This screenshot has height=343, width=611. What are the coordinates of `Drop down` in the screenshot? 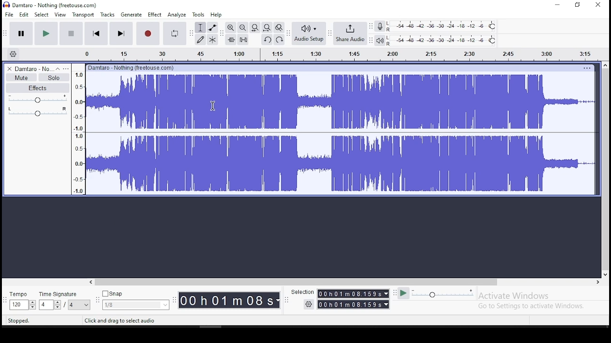 It's located at (385, 293).